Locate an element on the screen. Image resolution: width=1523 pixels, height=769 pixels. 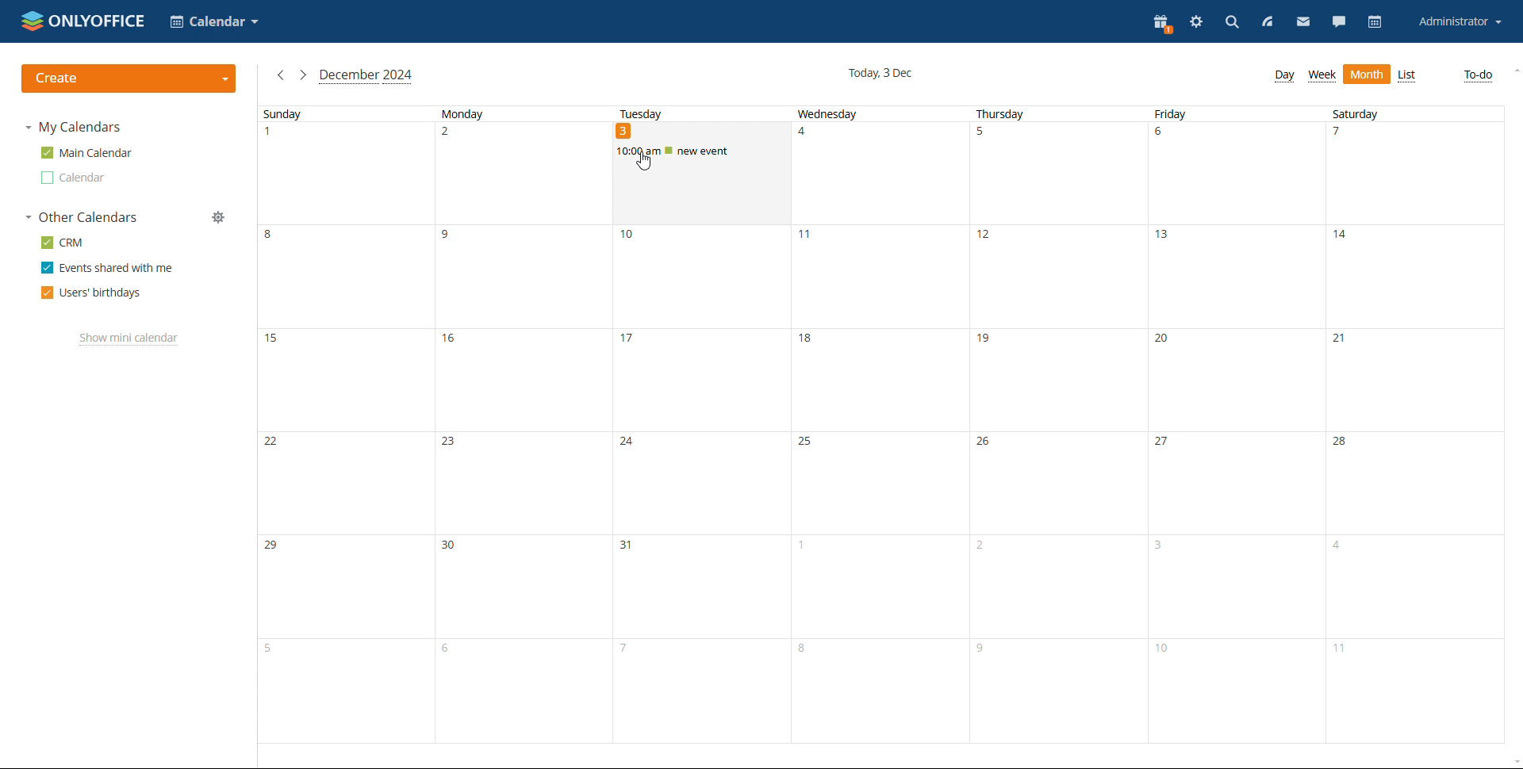
Thursday is located at coordinates (1057, 114).